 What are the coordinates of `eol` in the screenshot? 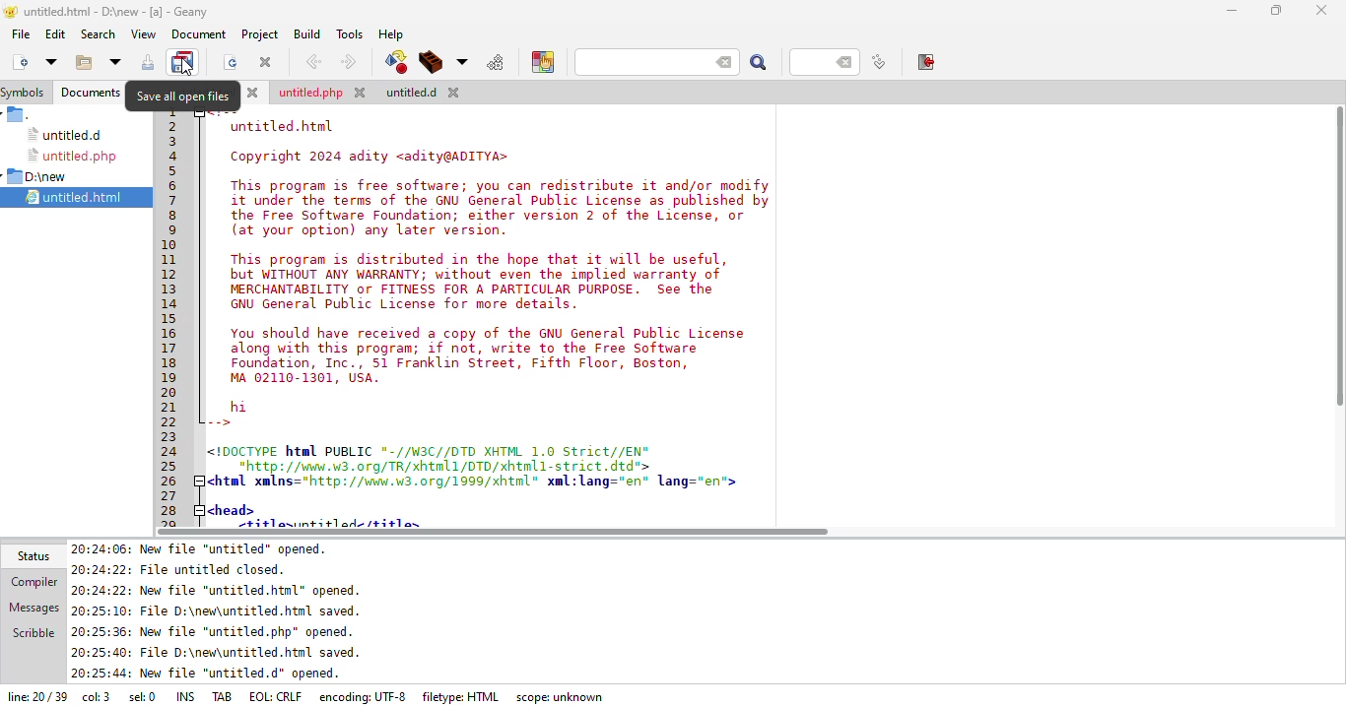 It's located at (274, 696).